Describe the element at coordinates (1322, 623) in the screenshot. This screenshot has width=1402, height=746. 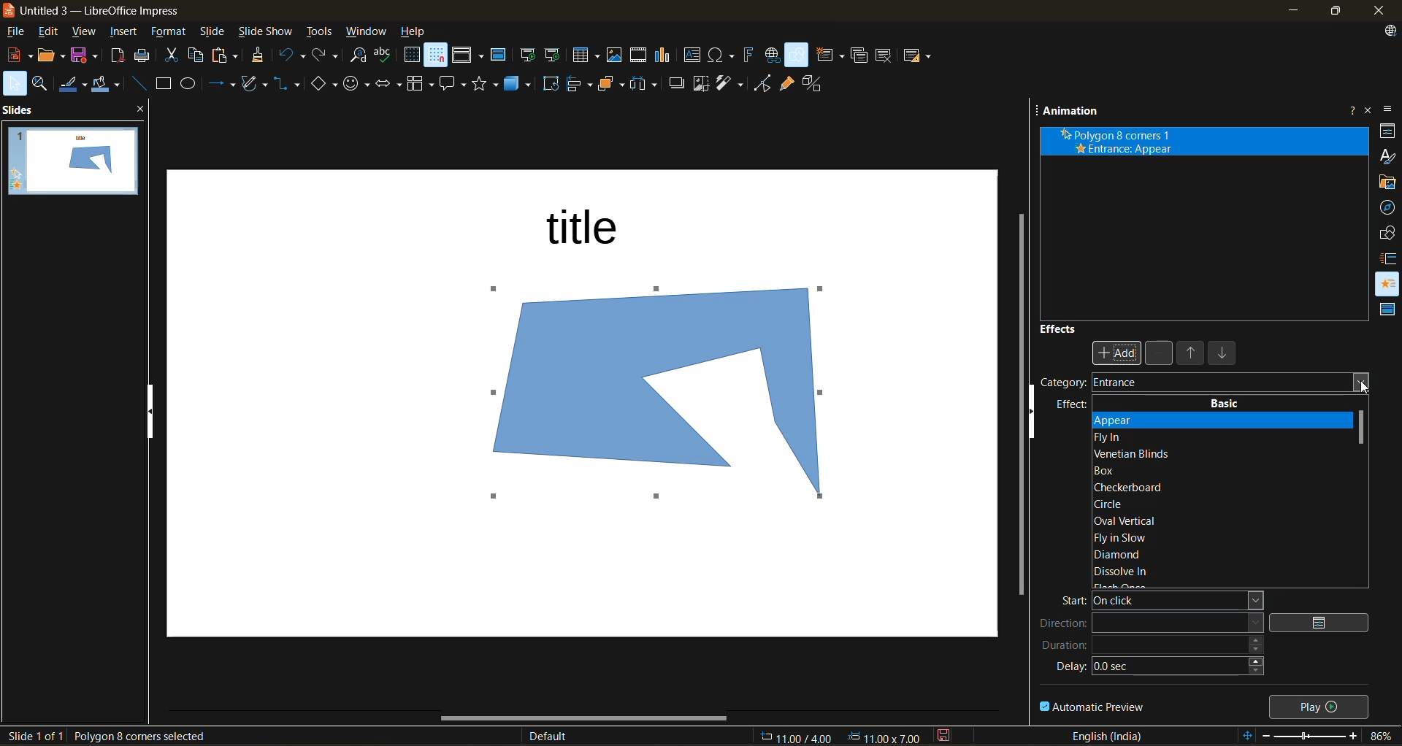
I see `options` at that location.